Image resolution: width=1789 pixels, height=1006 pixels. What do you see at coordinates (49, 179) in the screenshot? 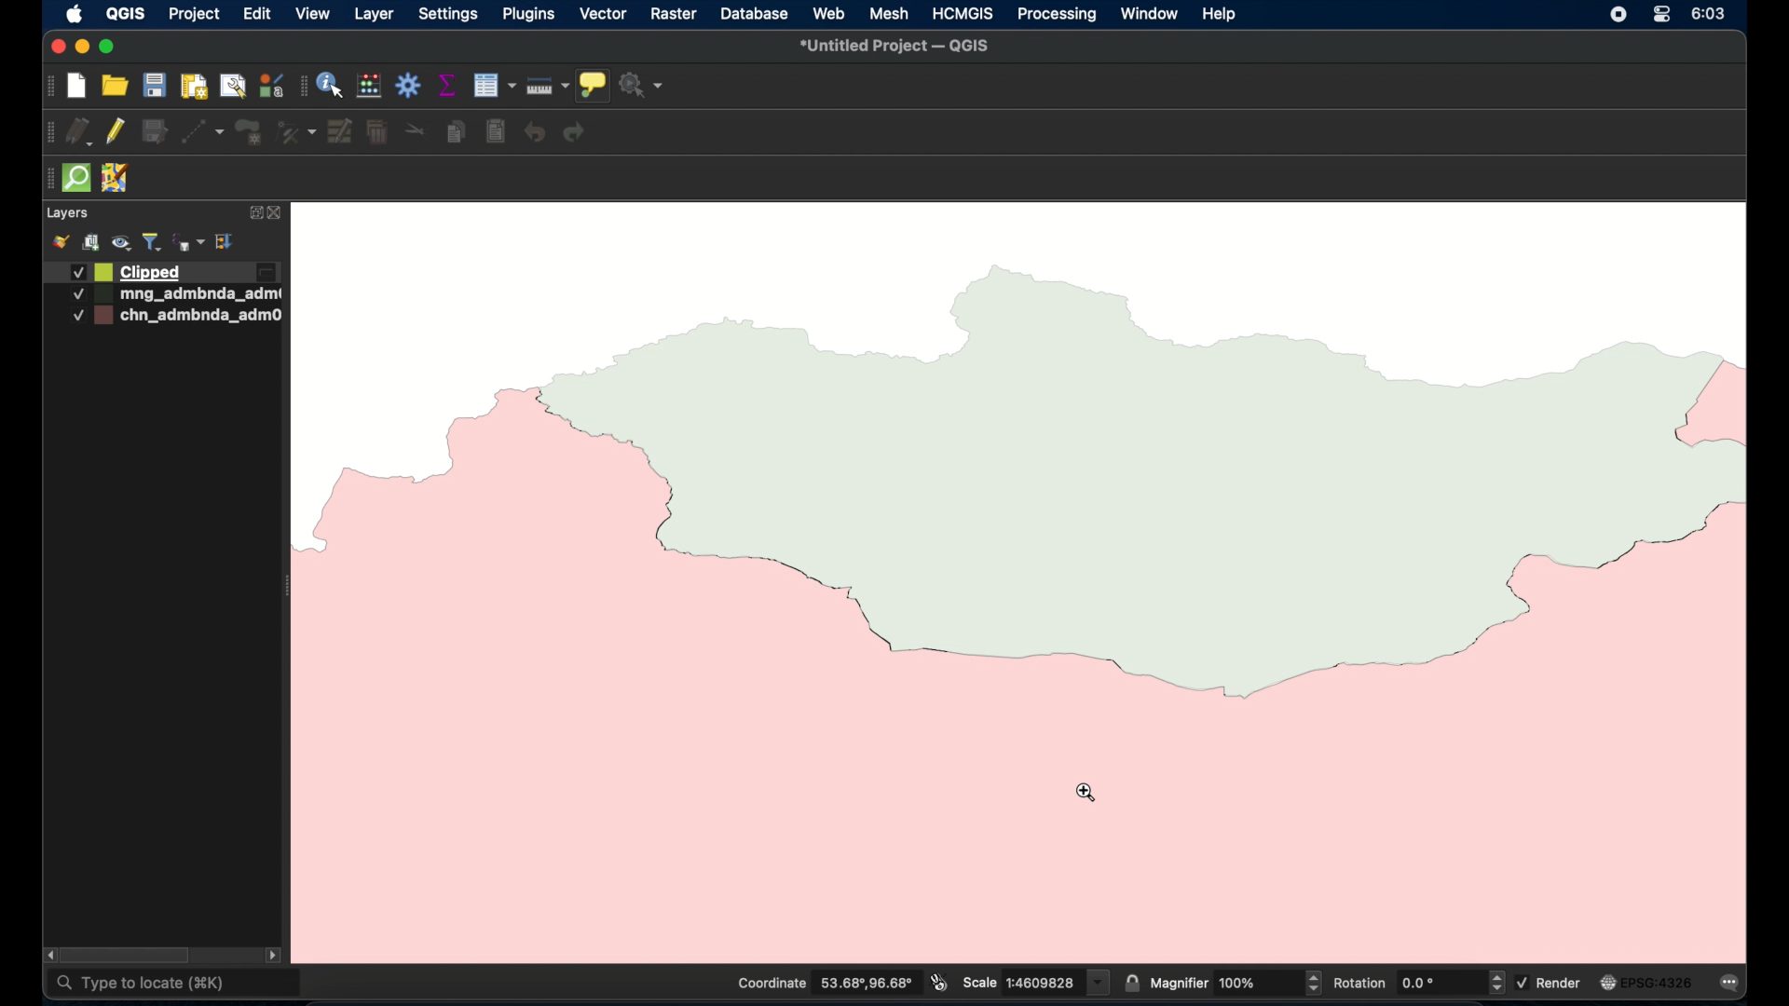
I see `drag handle` at bounding box center [49, 179].